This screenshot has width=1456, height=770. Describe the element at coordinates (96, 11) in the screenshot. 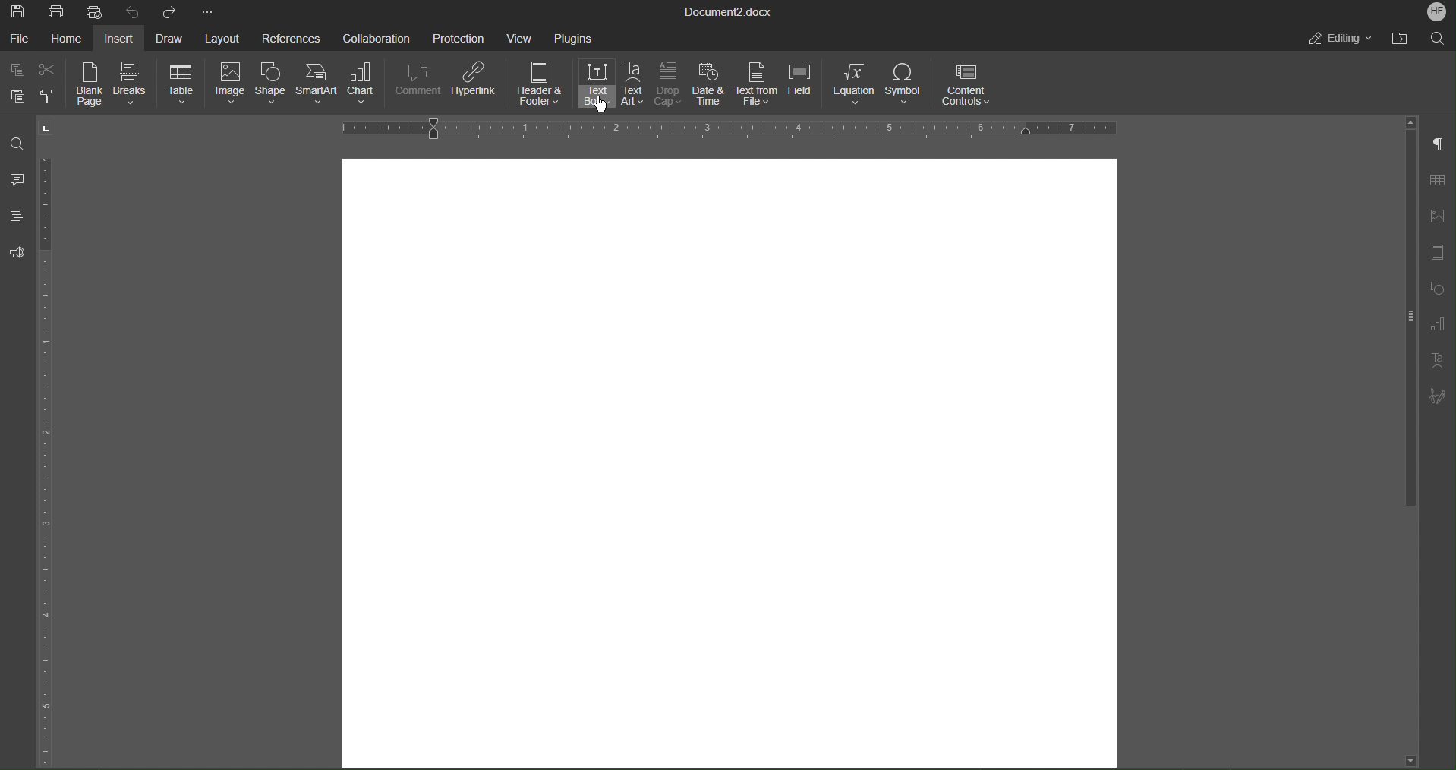

I see `Quick Print` at that location.